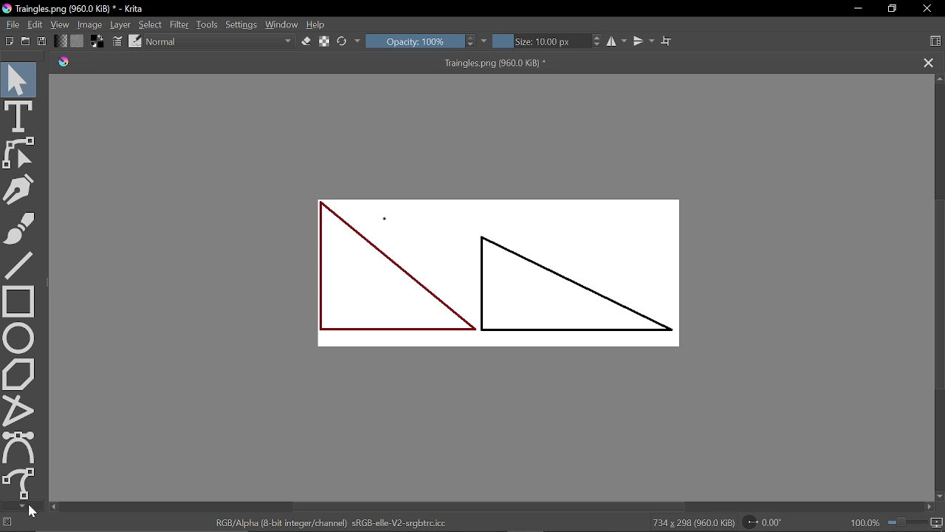 The width and height of the screenshot is (945, 532). I want to click on edit brush preset, so click(136, 41).